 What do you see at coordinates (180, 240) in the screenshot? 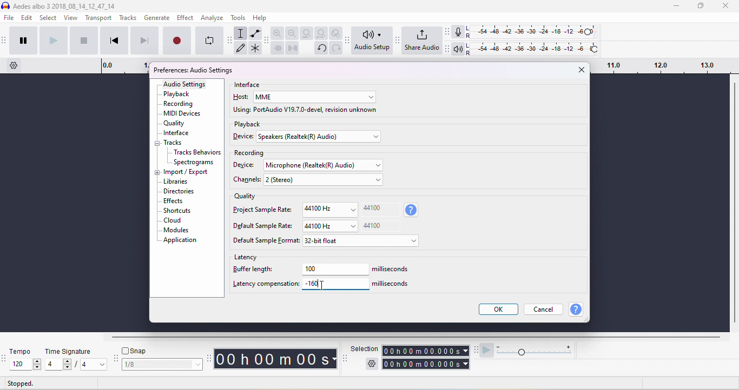
I see `application` at bounding box center [180, 240].